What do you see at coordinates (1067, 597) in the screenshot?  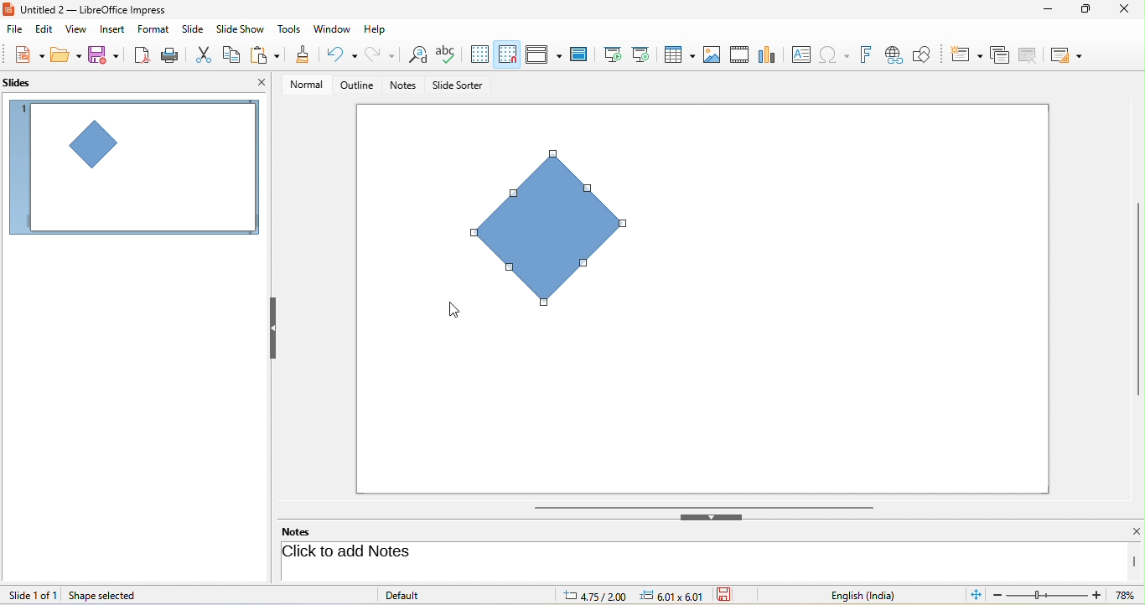 I see `zoom` at bounding box center [1067, 597].